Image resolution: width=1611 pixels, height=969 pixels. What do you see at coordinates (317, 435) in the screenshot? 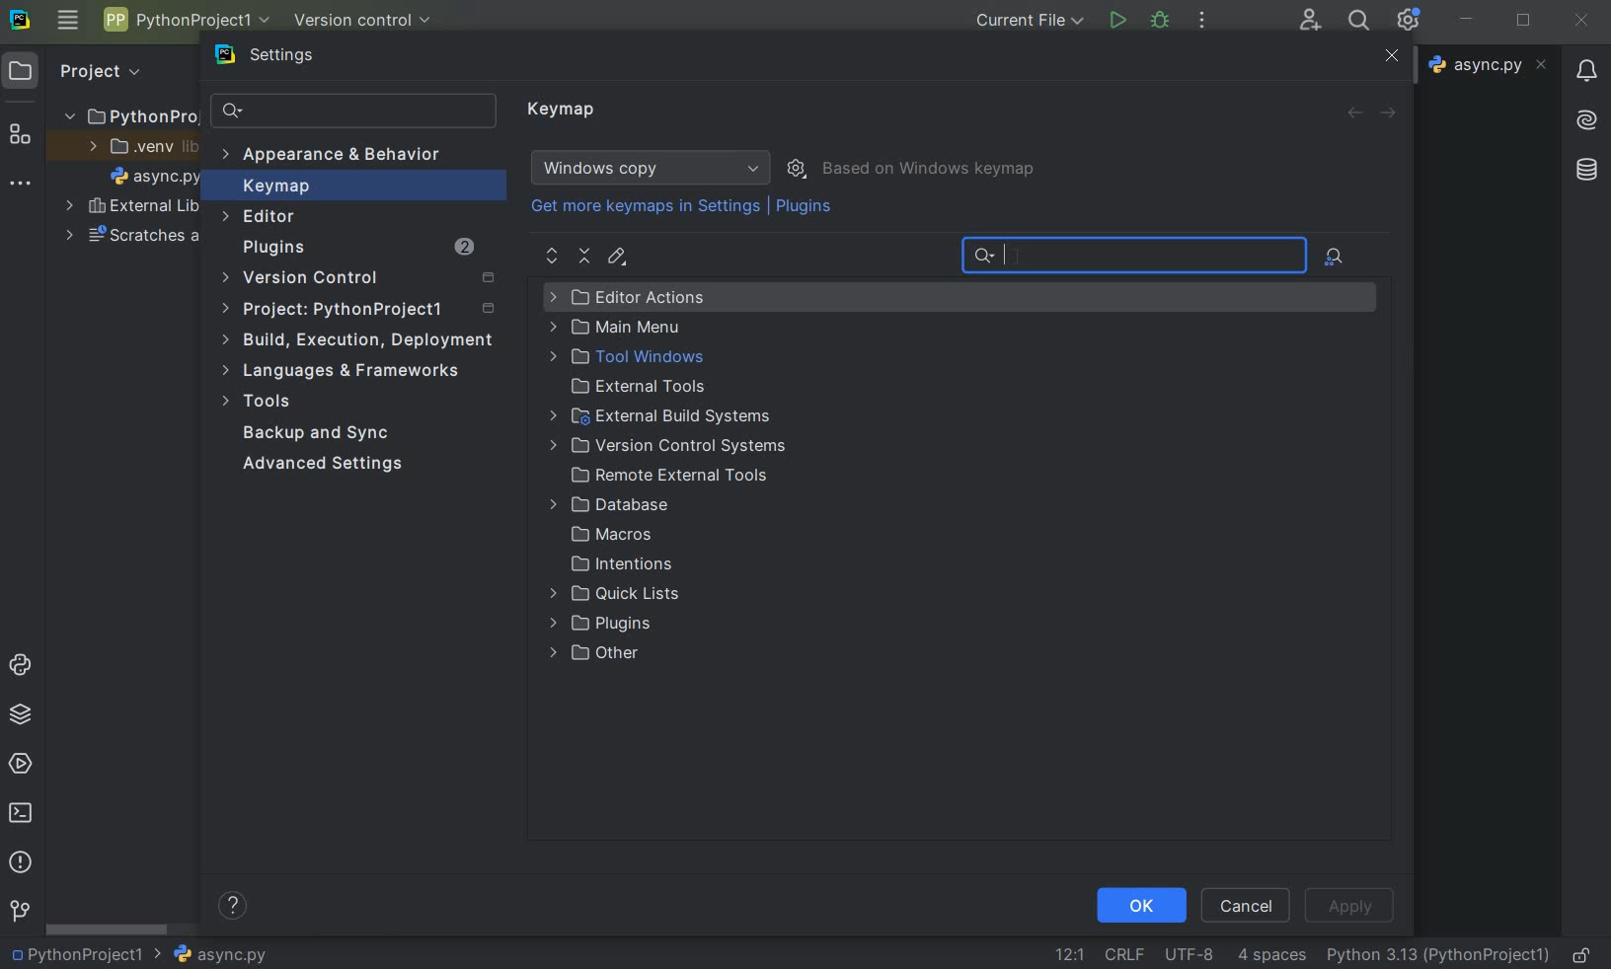
I see `backup and sync` at bounding box center [317, 435].